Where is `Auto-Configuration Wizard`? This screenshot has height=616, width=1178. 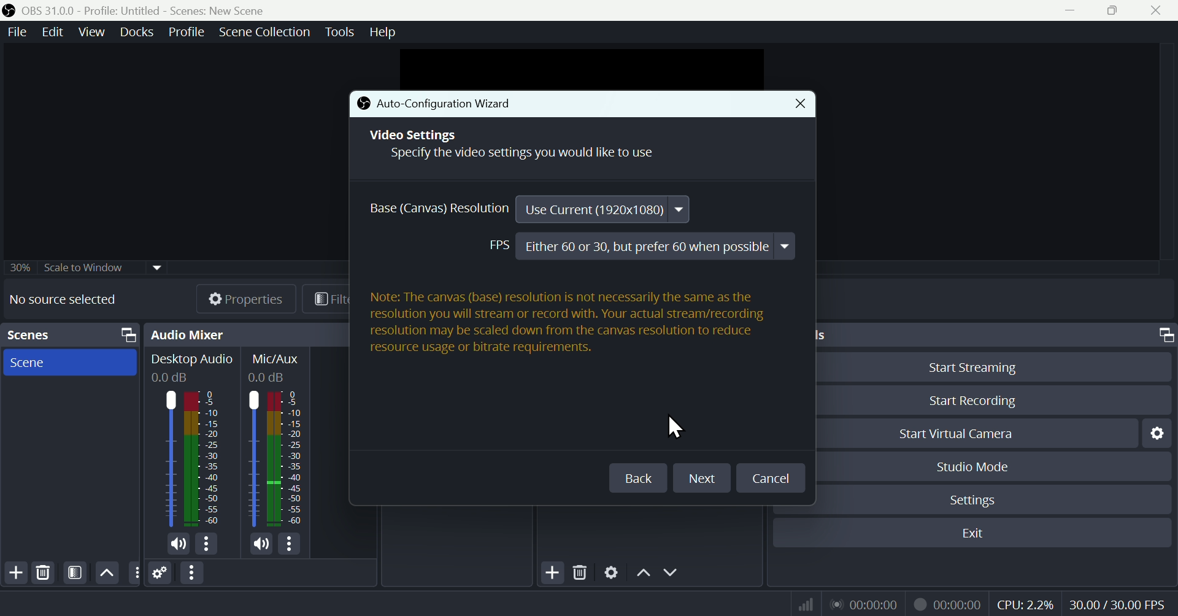
Auto-Configuration Wizard is located at coordinates (468, 104).